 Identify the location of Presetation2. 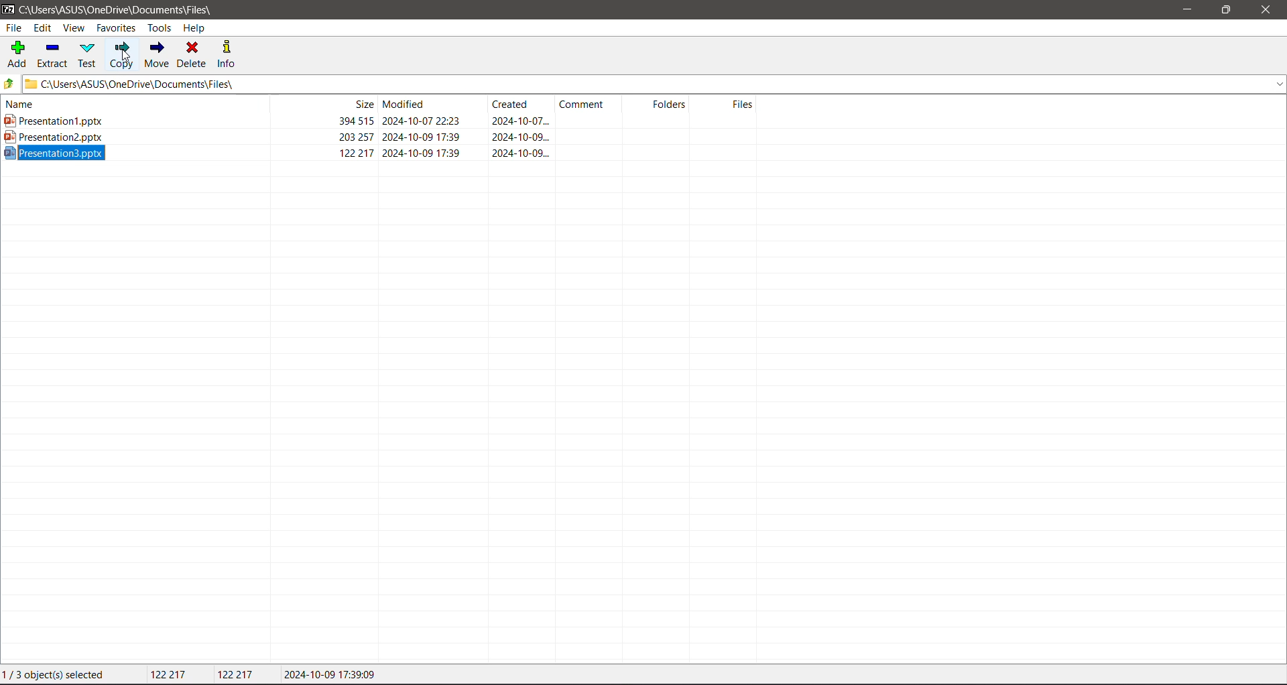
(277, 137).